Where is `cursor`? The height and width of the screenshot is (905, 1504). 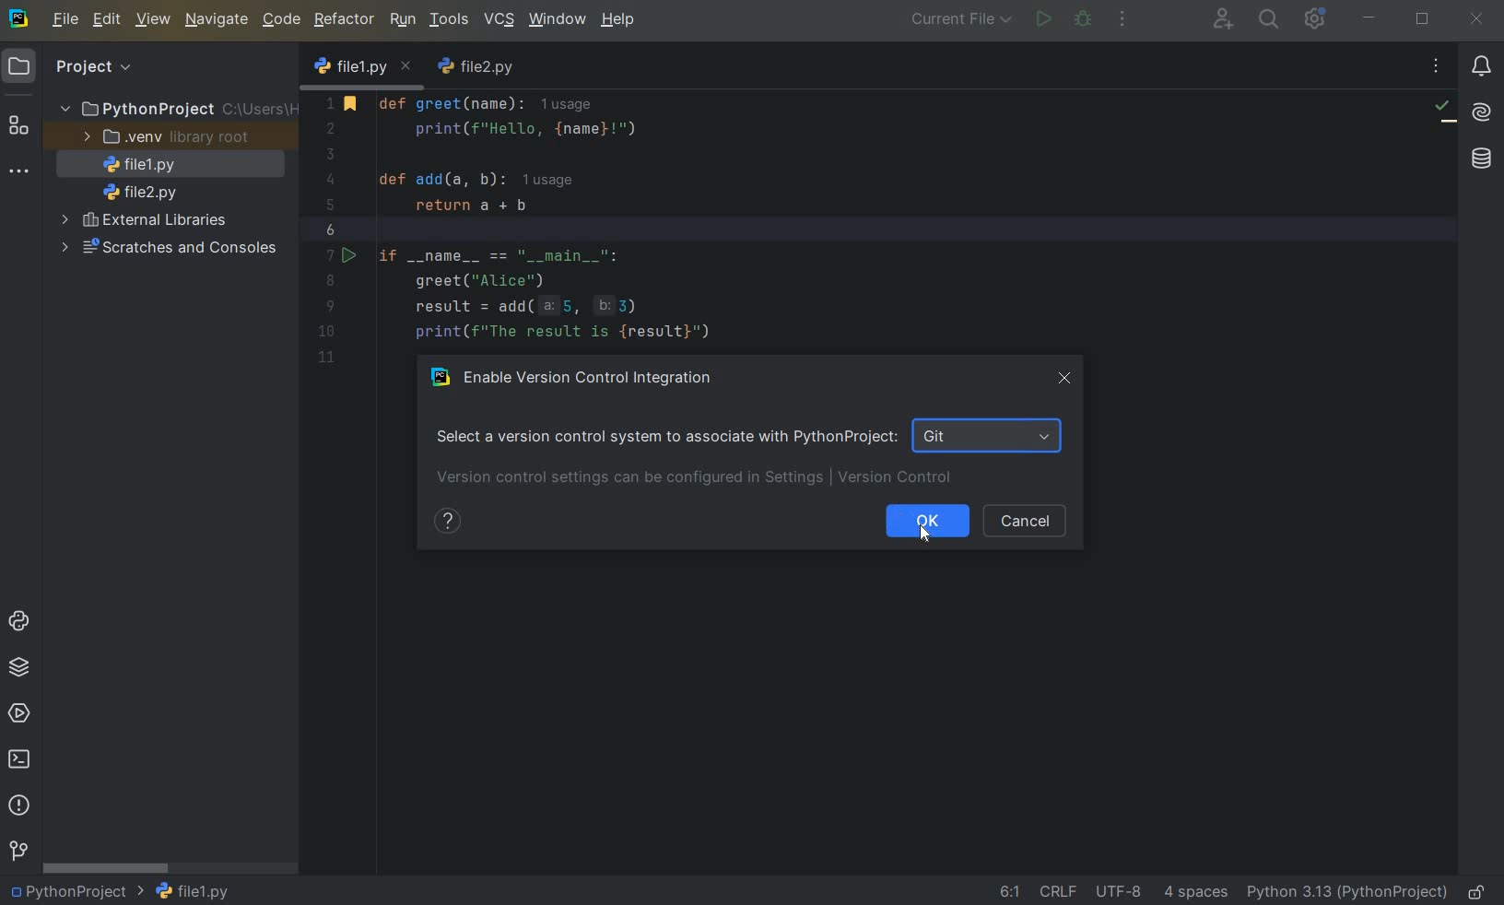 cursor is located at coordinates (922, 534).